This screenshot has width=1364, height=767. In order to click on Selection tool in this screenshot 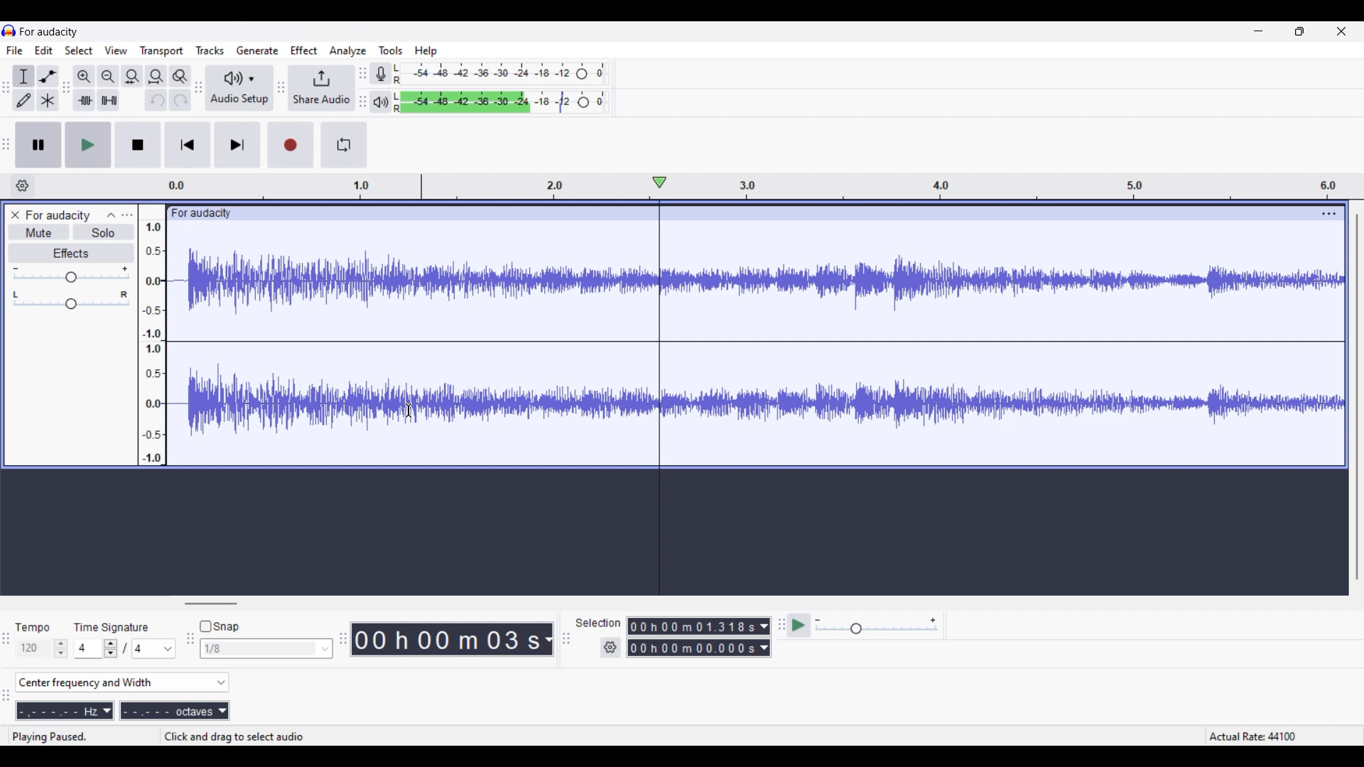, I will do `click(23, 76)`.